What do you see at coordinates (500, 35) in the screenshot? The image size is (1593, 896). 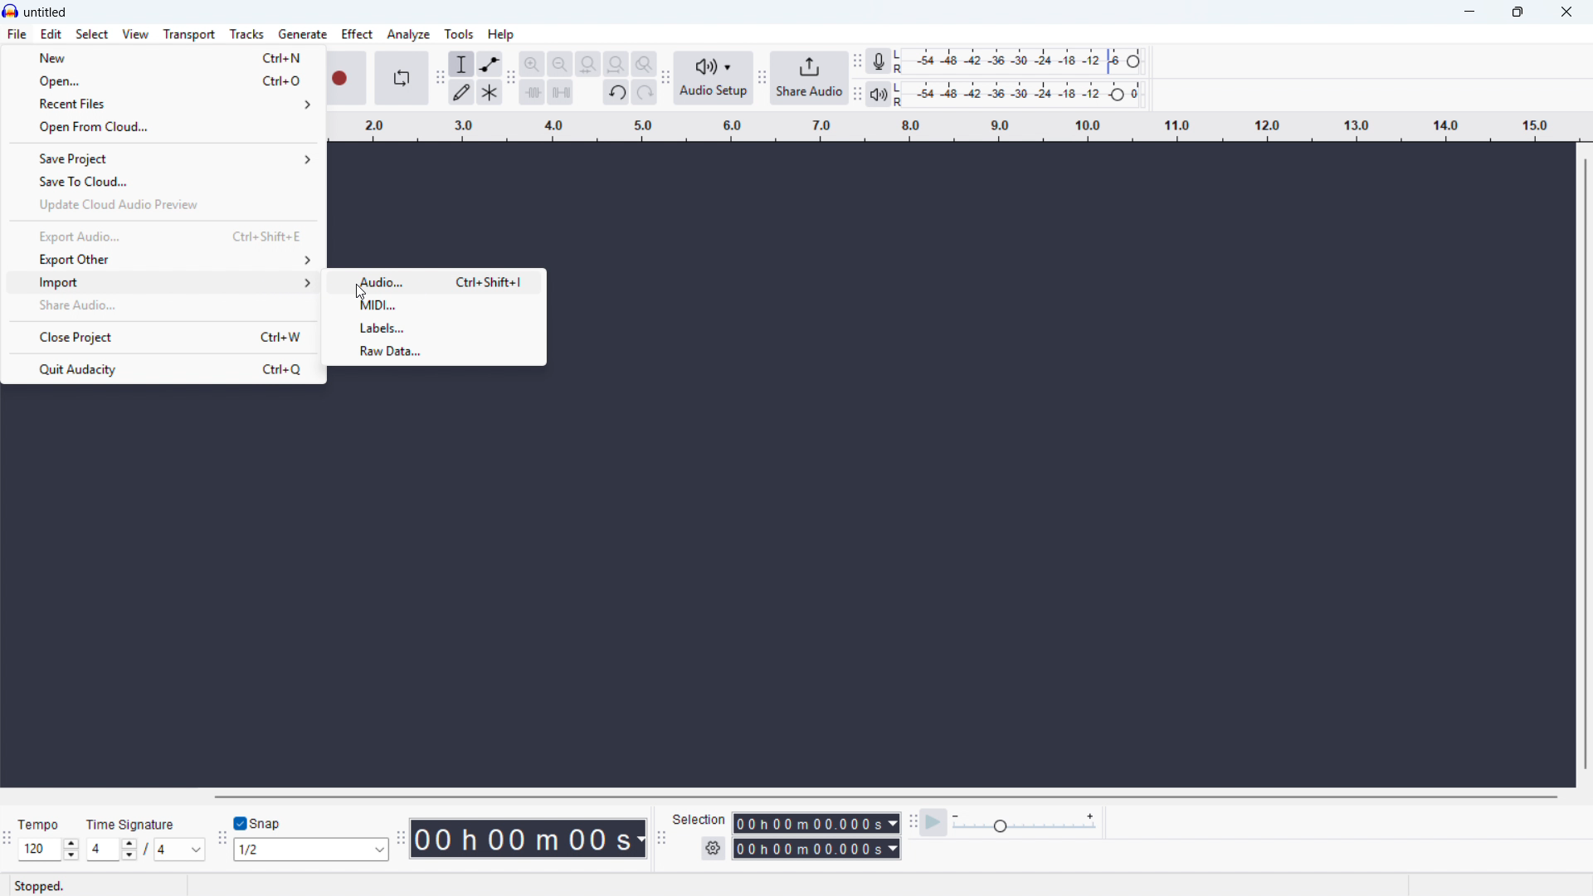 I see `help ` at bounding box center [500, 35].